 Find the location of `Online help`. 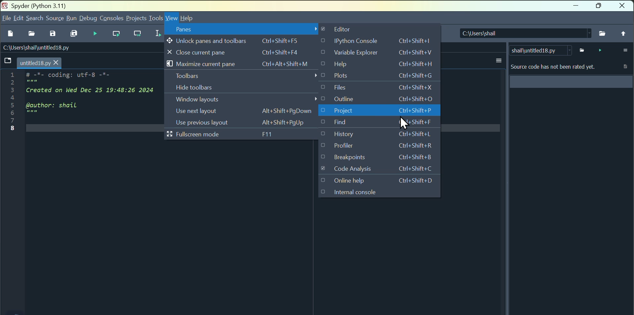

Online help is located at coordinates (375, 181).